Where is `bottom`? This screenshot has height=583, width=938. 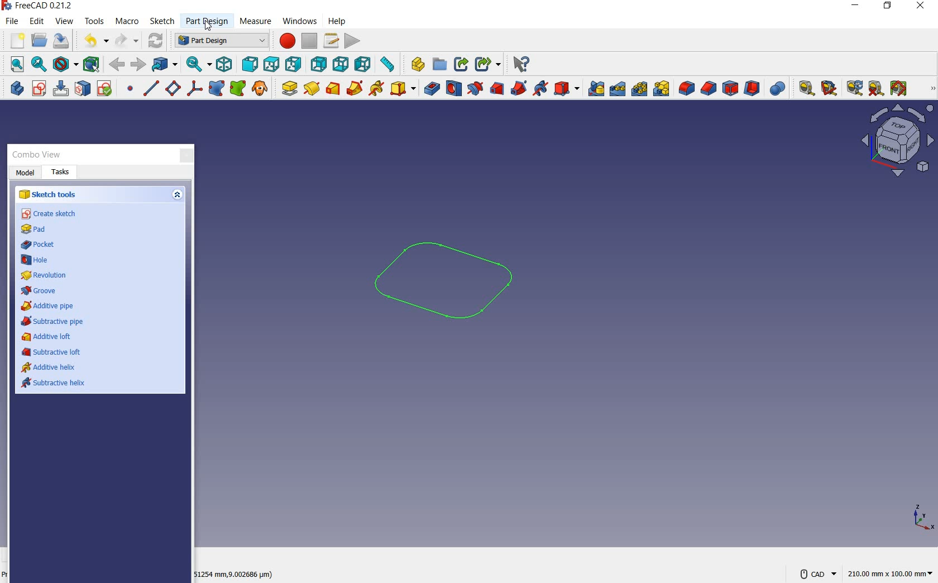
bottom is located at coordinates (342, 63).